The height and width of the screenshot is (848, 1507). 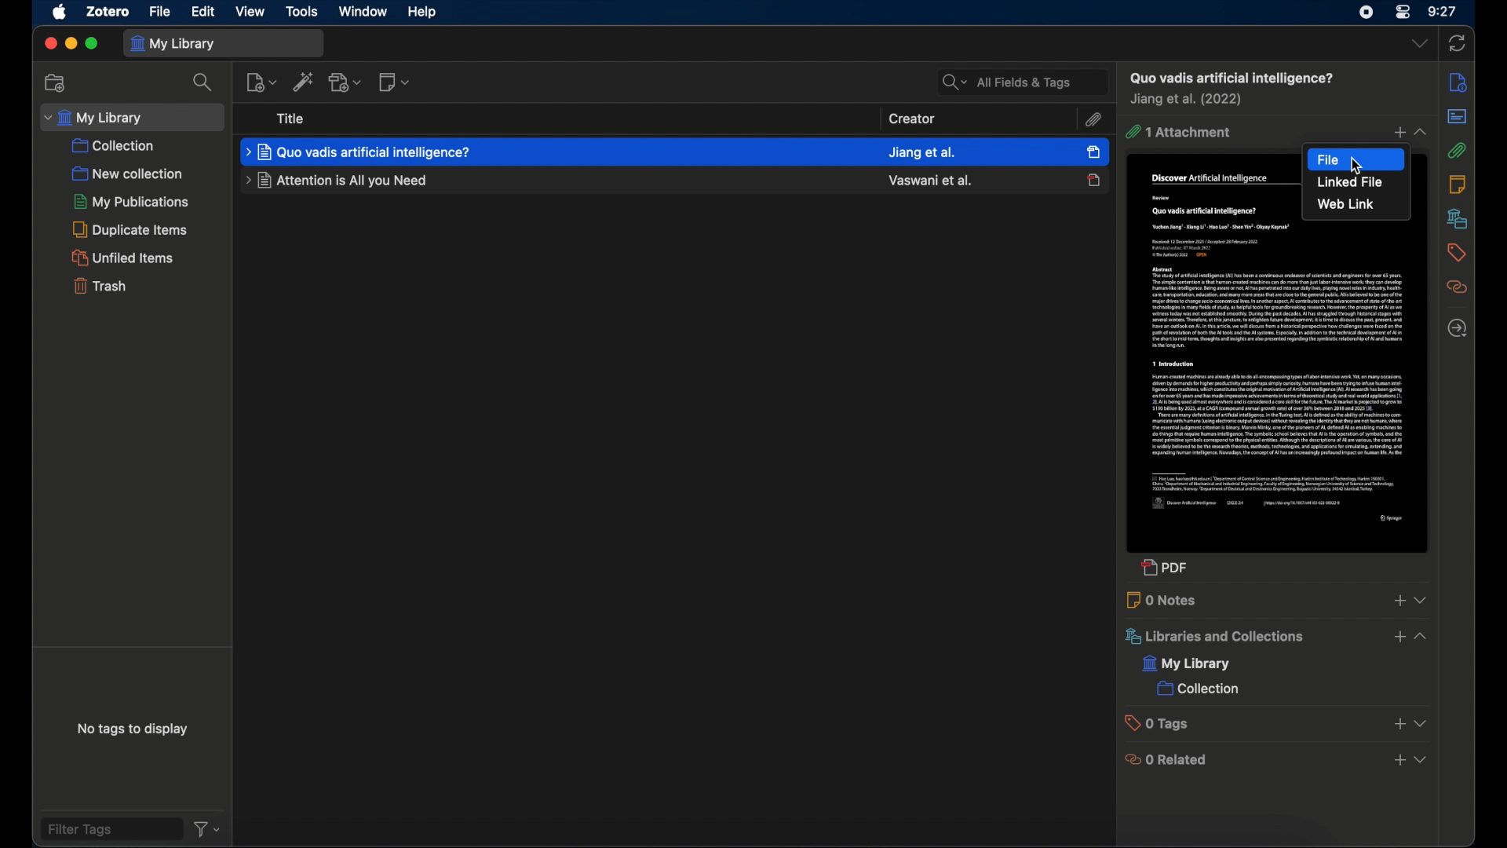 What do you see at coordinates (1162, 723) in the screenshot?
I see `0 tags` at bounding box center [1162, 723].